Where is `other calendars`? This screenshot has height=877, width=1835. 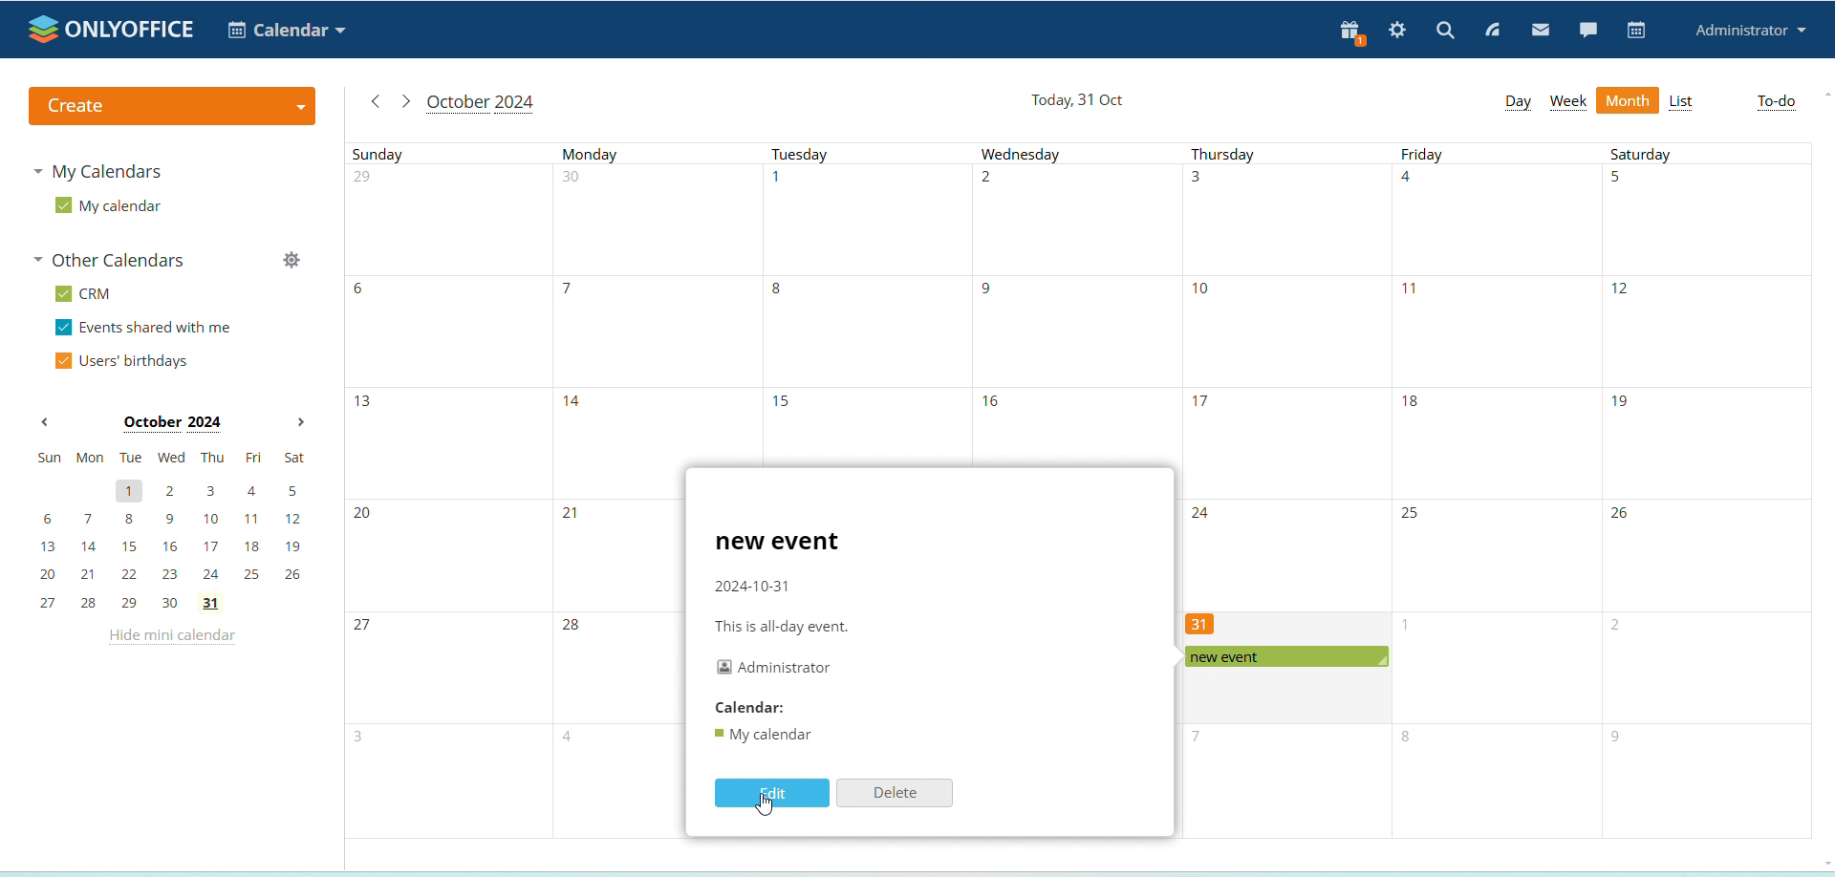 other calendars is located at coordinates (115, 262).